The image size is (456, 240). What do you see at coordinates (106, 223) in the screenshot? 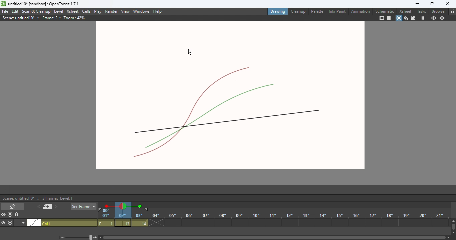
I see `F1` at bounding box center [106, 223].